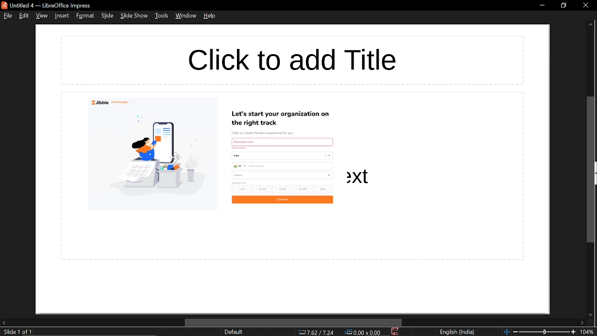 Image resolution: width=597 pixels, height=336 pixels. What do you see at coordinates (61, 15) in the screenshot?
I see `insert` at bounding box center [61, 15].